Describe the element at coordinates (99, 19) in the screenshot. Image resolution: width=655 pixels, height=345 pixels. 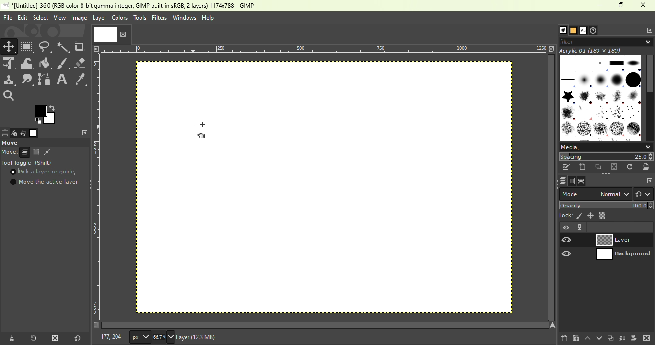
I see `layer` at that location.